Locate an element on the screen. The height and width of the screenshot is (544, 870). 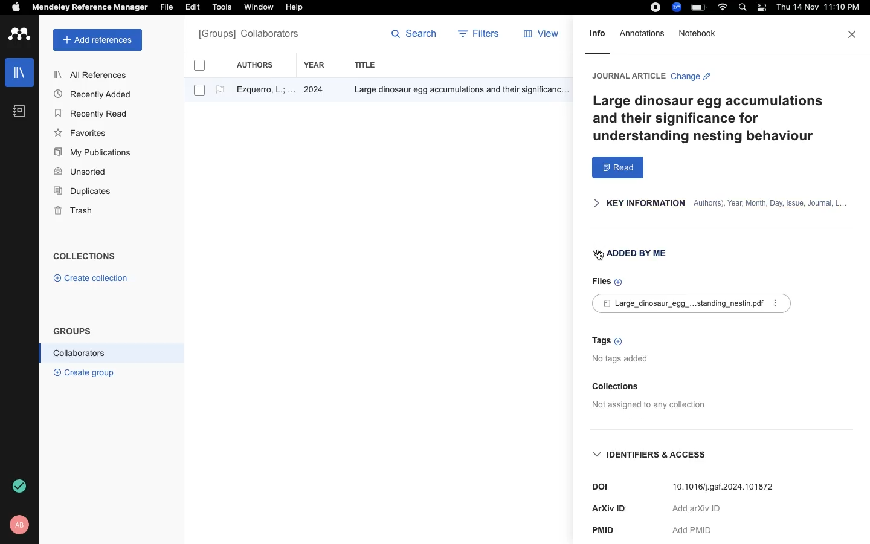
Edit is located at coordinates (195, 8).